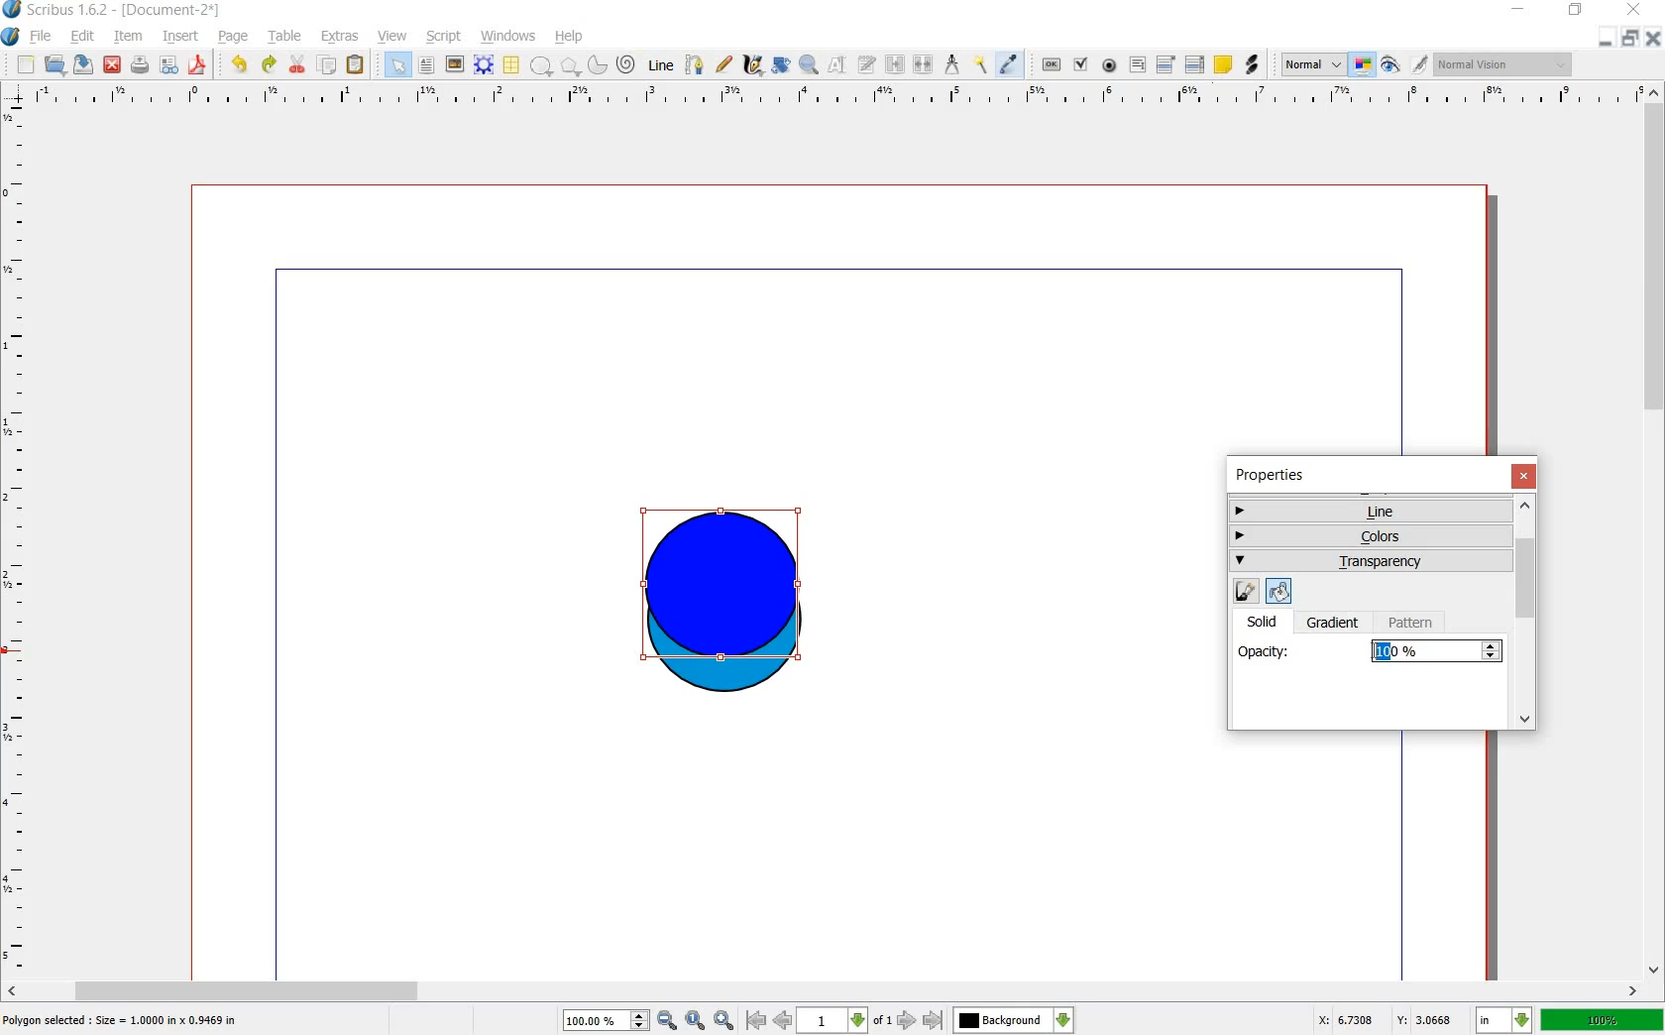 This screenshot has height=1035, width=1665. I want to click on insert, so click(181, 38).